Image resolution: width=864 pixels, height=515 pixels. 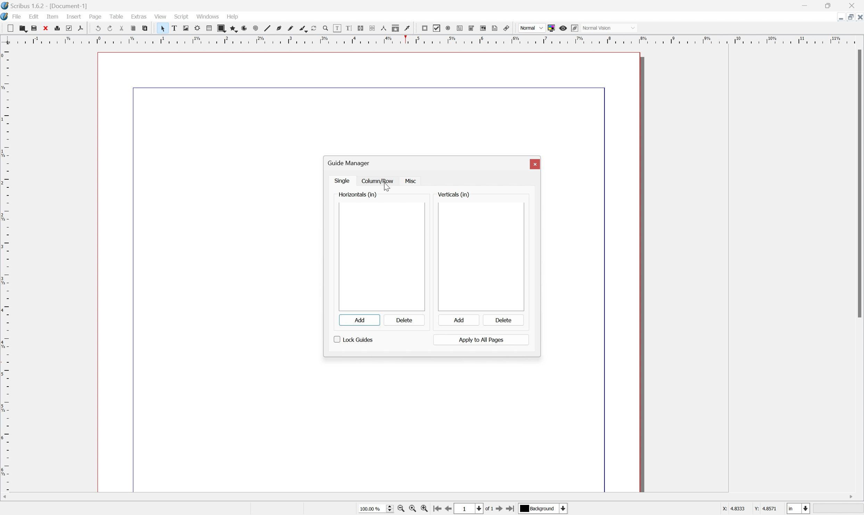 What do you see at coordinates (551, 28) in the screenshot?
I see `toggle color management system` at bounding box center [551, 28].